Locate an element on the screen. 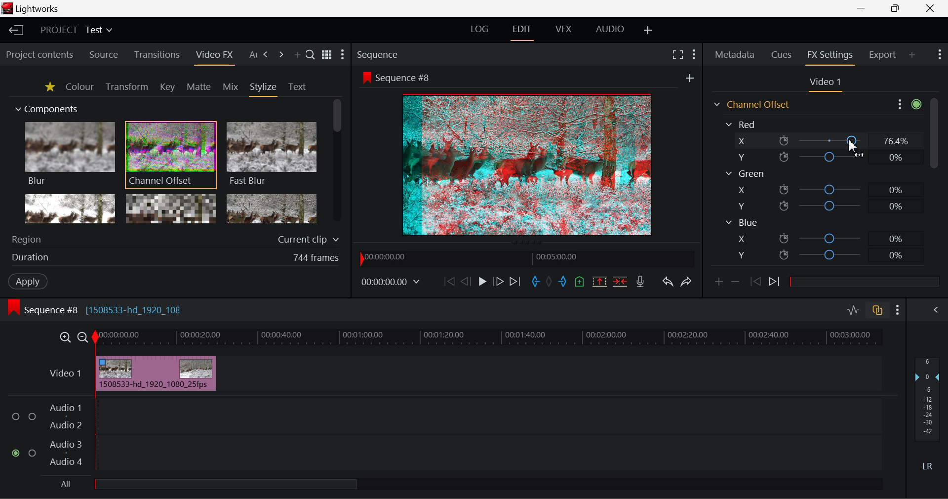 This screenshot has height=499, width=948. Sequence Editing Level is located at coordinates (39, 310).